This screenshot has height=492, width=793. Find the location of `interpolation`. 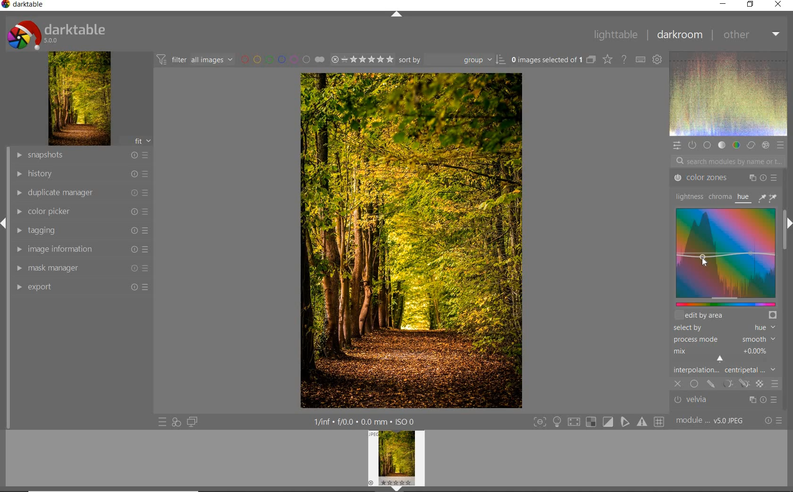

interpolation is located at coordinates (727, 371).